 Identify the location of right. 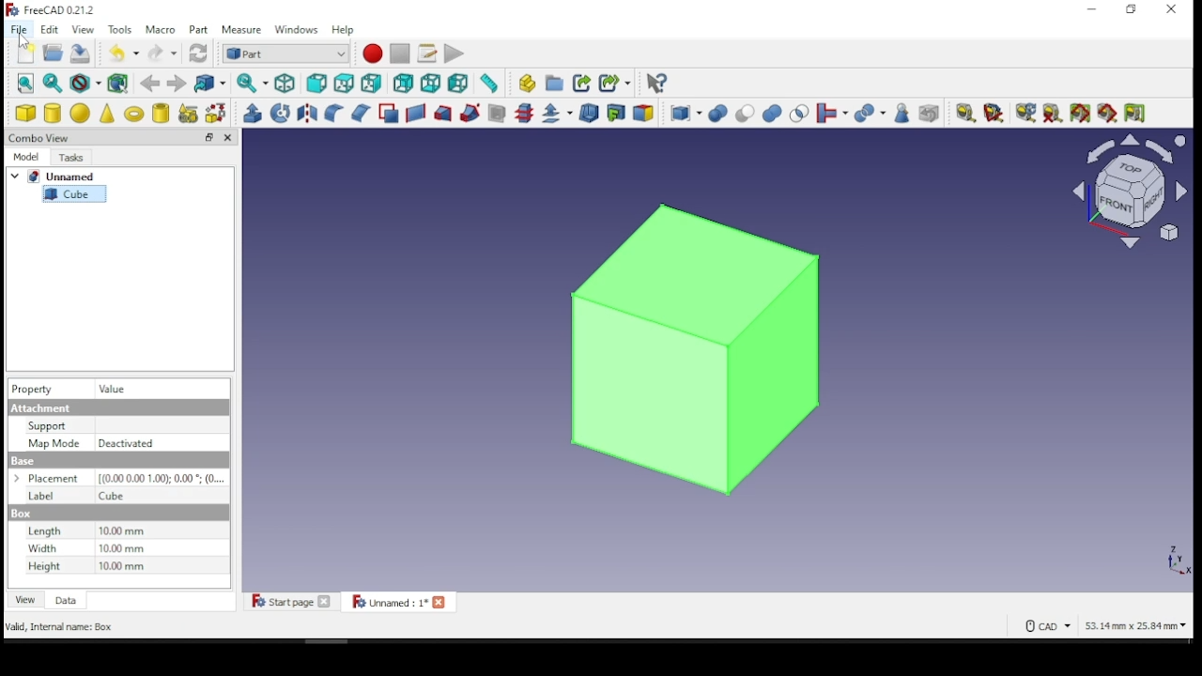
(373, 83).